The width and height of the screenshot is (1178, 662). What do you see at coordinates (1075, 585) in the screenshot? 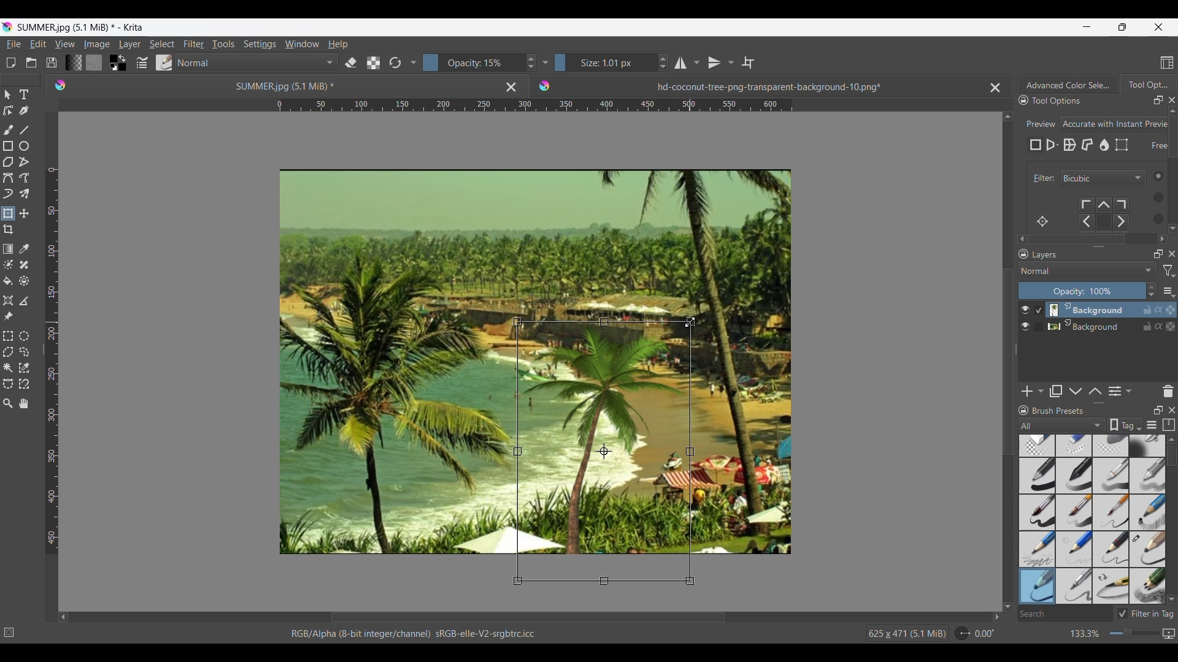
I see `pencil 5-tilted` at bounding box center [1075, 585].